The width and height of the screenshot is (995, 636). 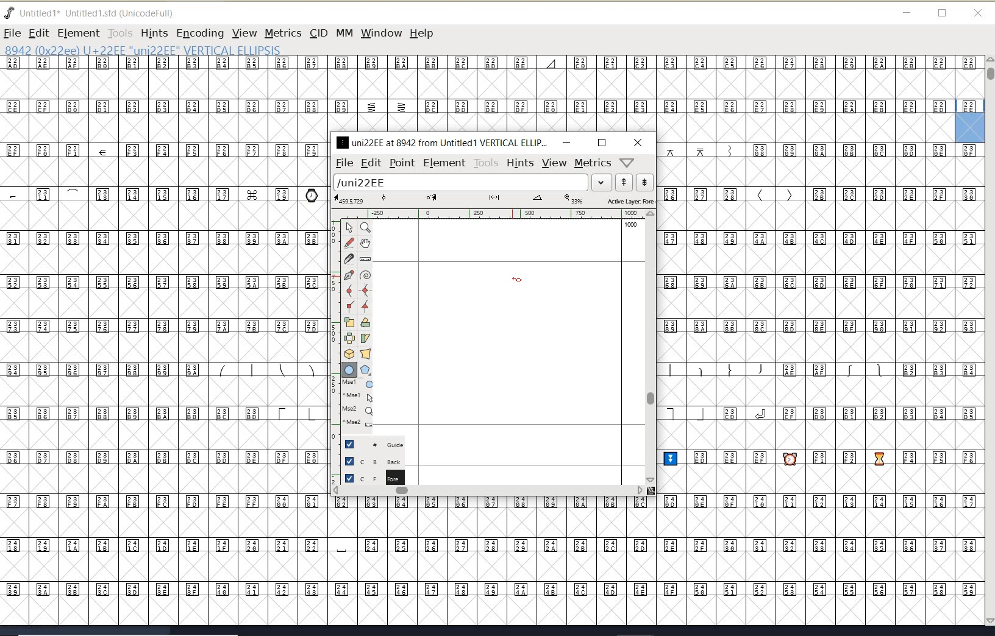 I want to click on fontforge logo, so click(x=10, y=13).